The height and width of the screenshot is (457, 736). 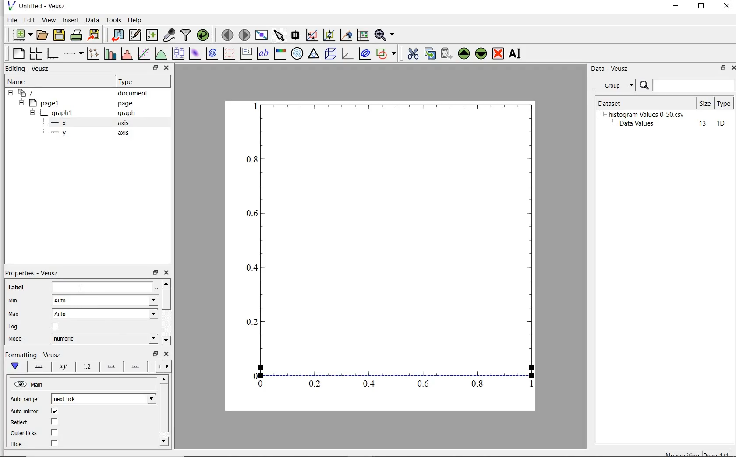 What do you see at coordinates (15, 340) in the screenshot?
I see `| Mode` at bounding box center [15, 340].